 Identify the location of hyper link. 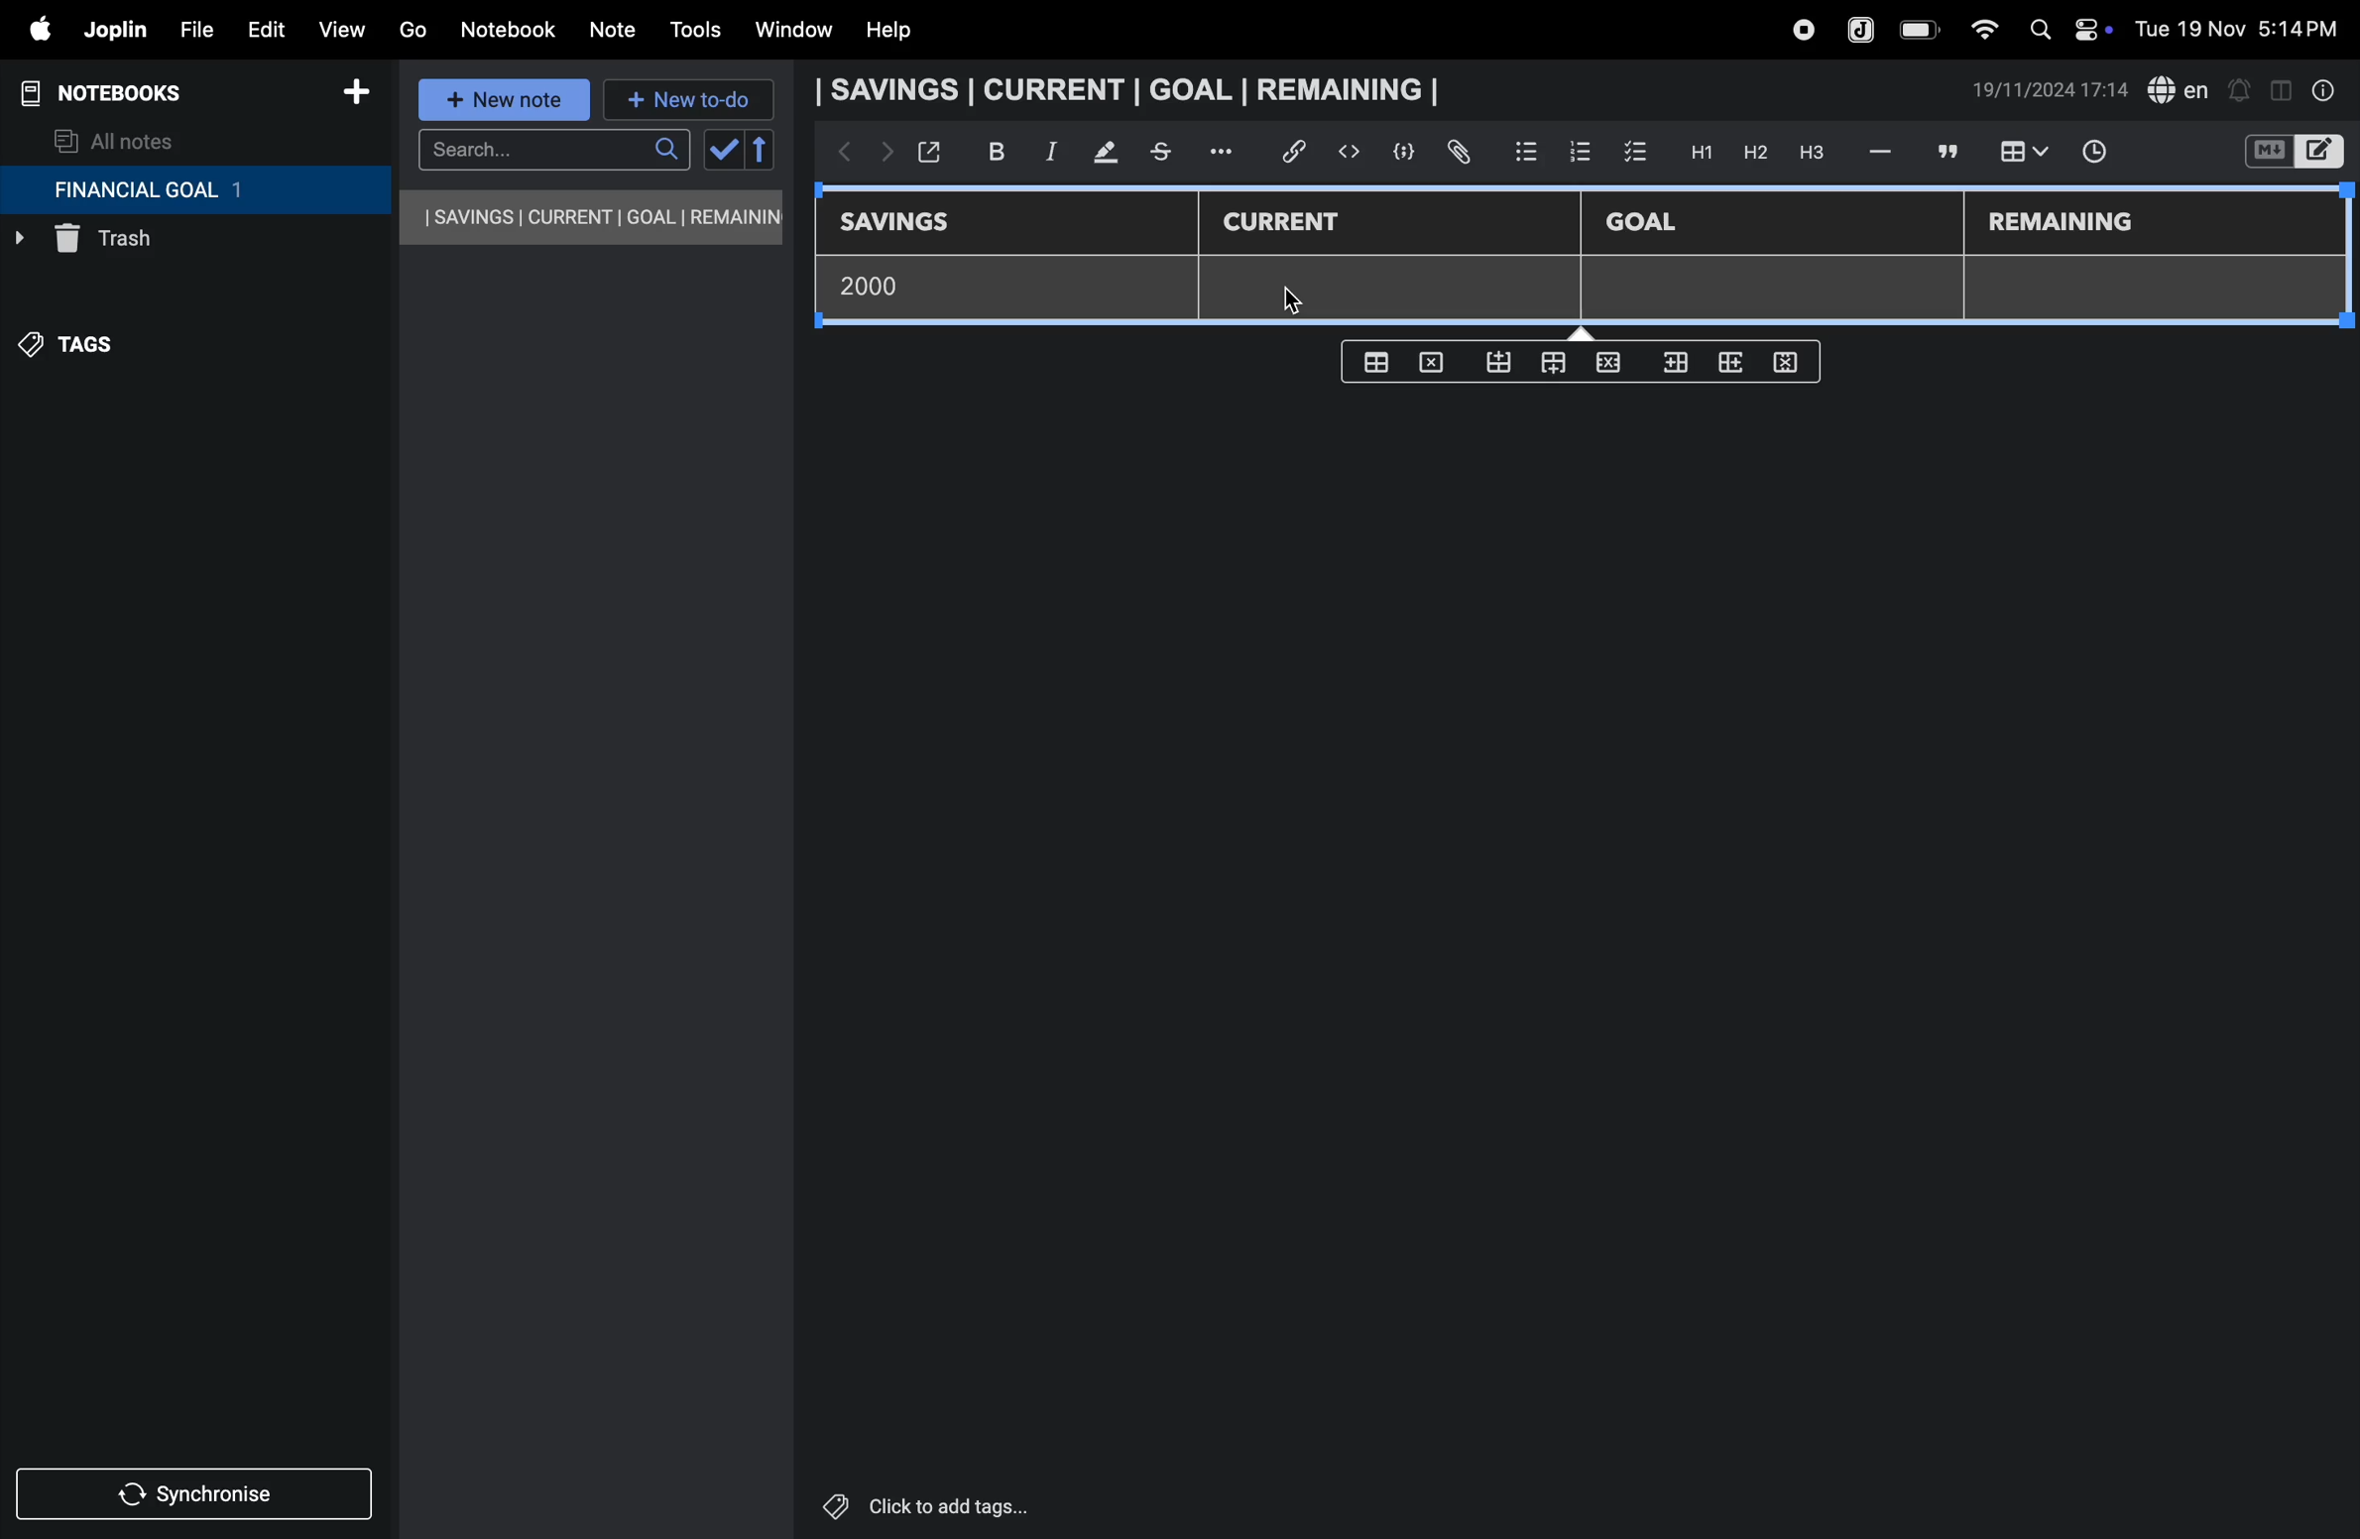
(1300, 152).